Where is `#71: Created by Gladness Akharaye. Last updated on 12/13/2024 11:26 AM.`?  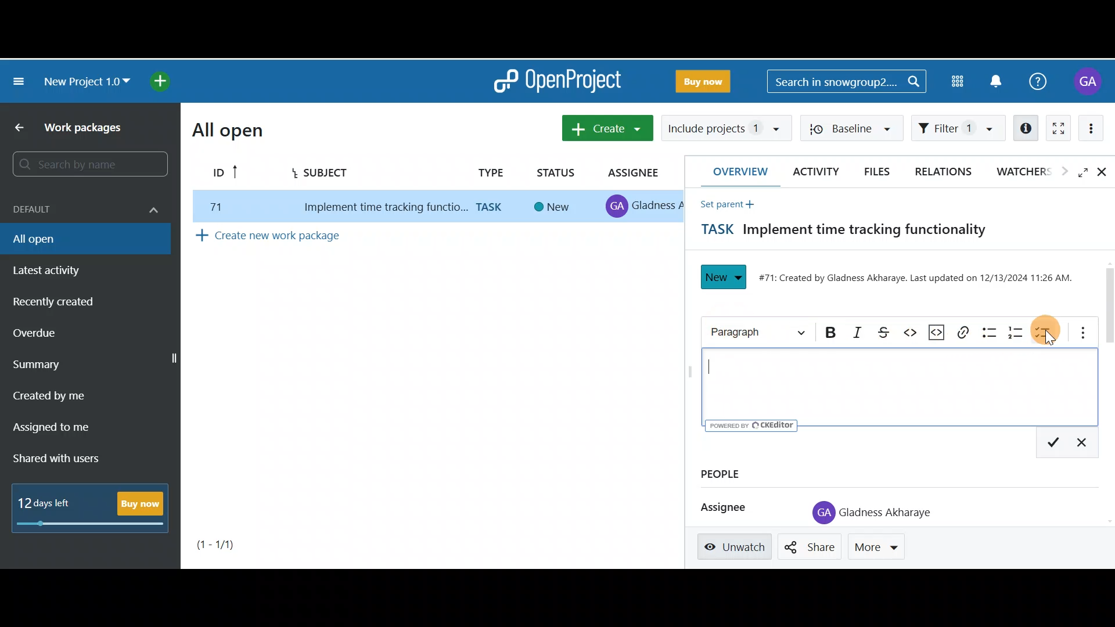 #71: Created by Gladness Akharaye. Last updated on 12/13/2024 11:26 AM. is located at coordinates (918, 281).